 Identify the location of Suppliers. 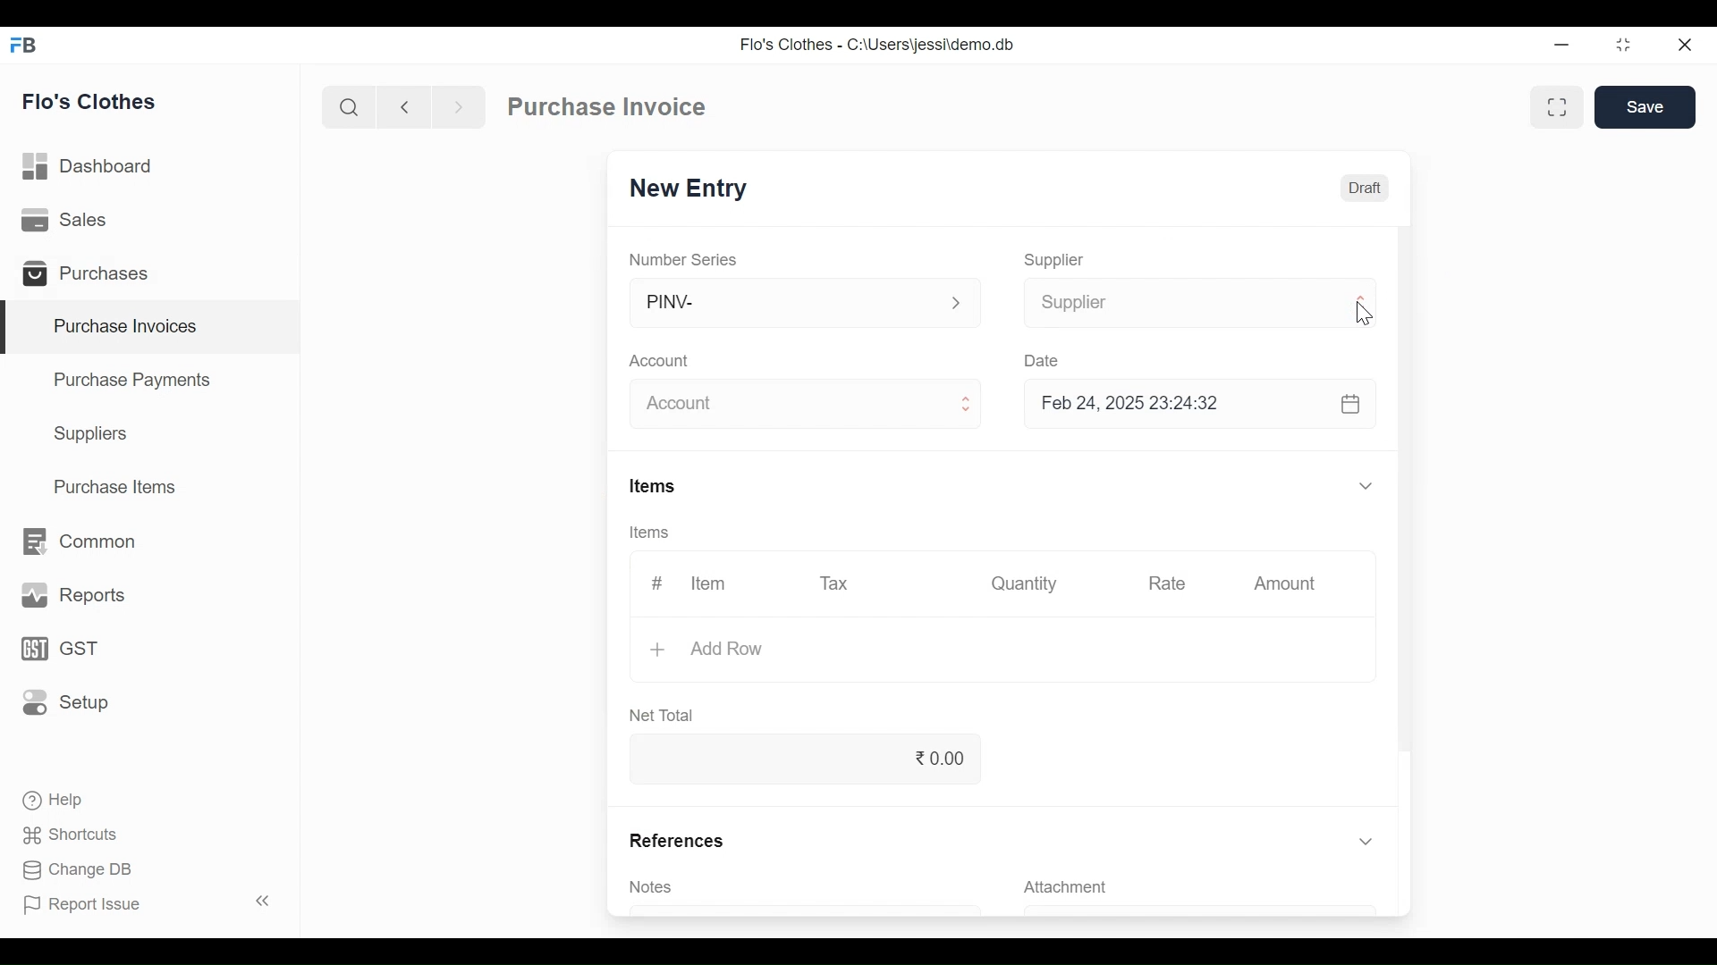
(94, 436).